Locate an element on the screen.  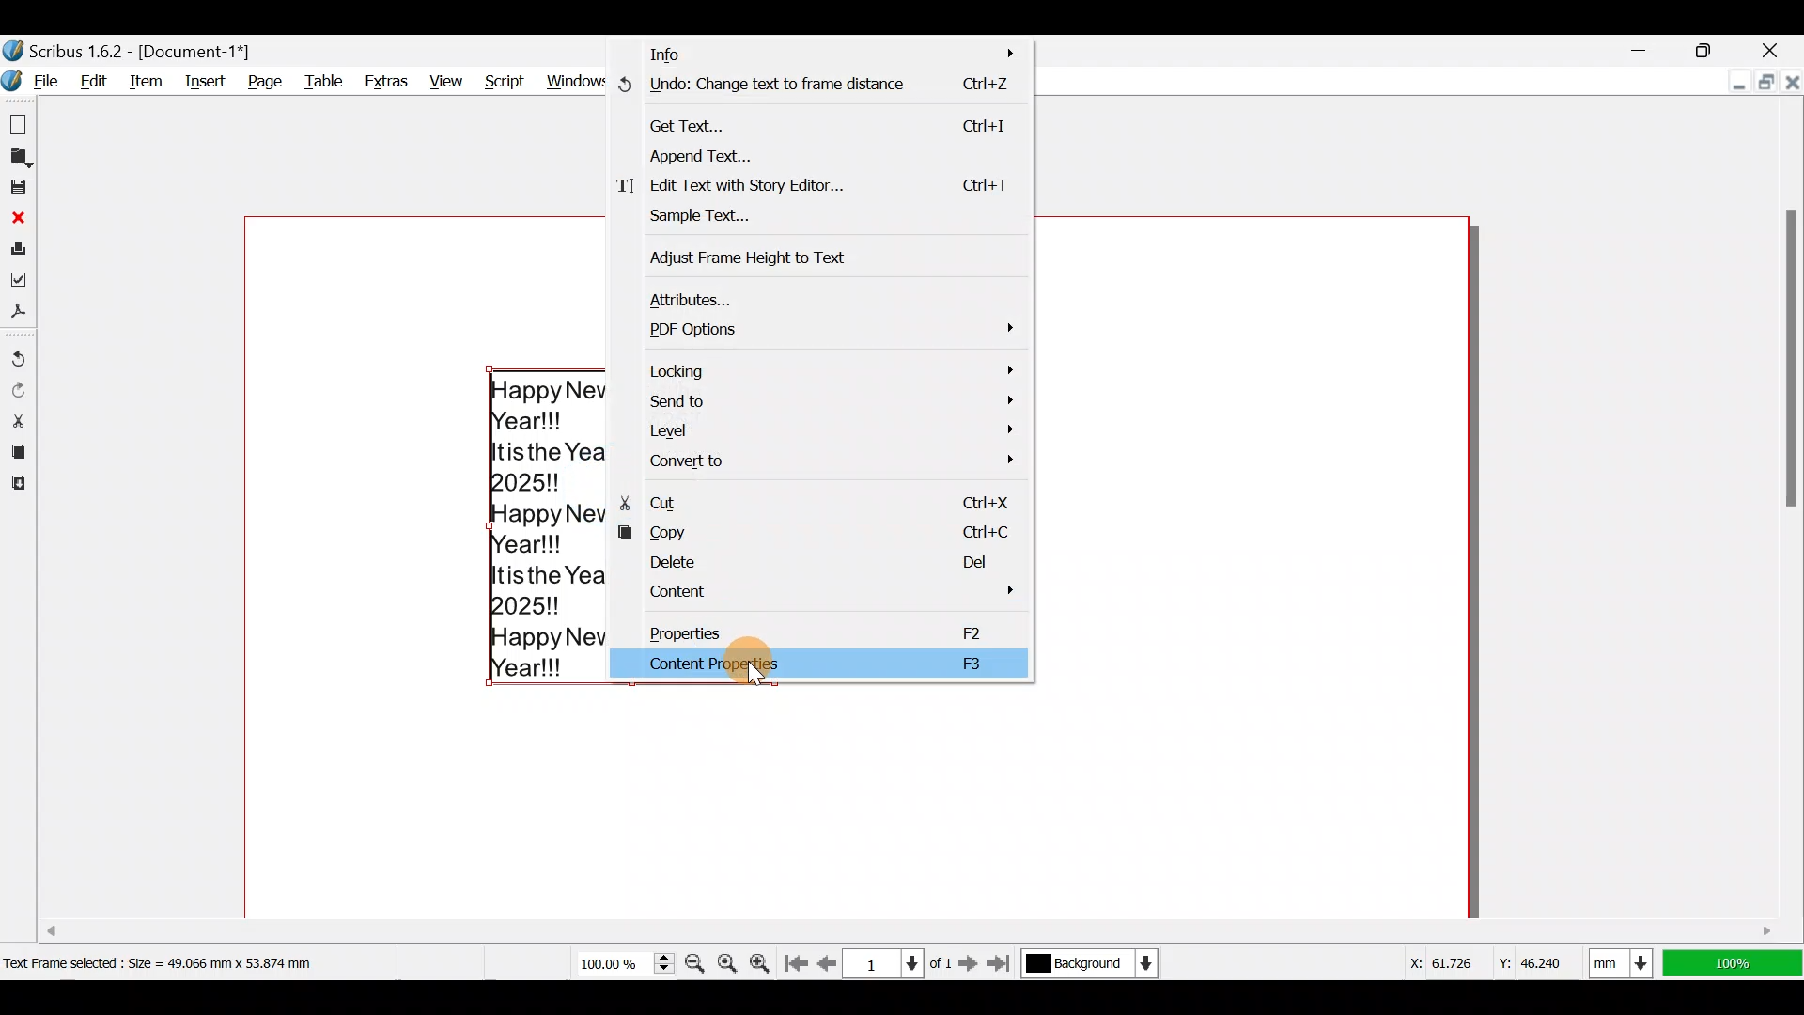
Close is located at coordinates (1791, 81).